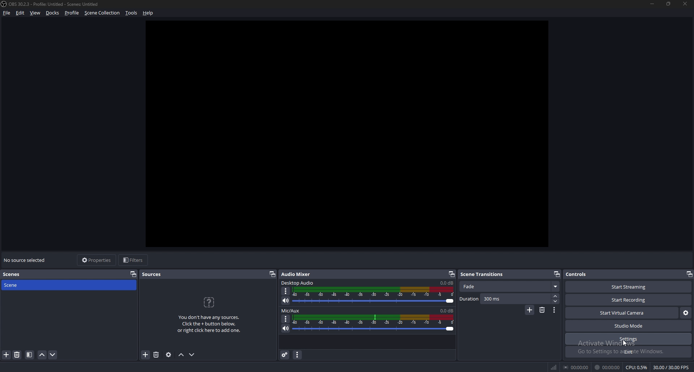 Image resolution: width=694 pixels, height=372 pixels. Describe the element at coordinates (13, 286) in the screenshot. I see `scene` at that location.